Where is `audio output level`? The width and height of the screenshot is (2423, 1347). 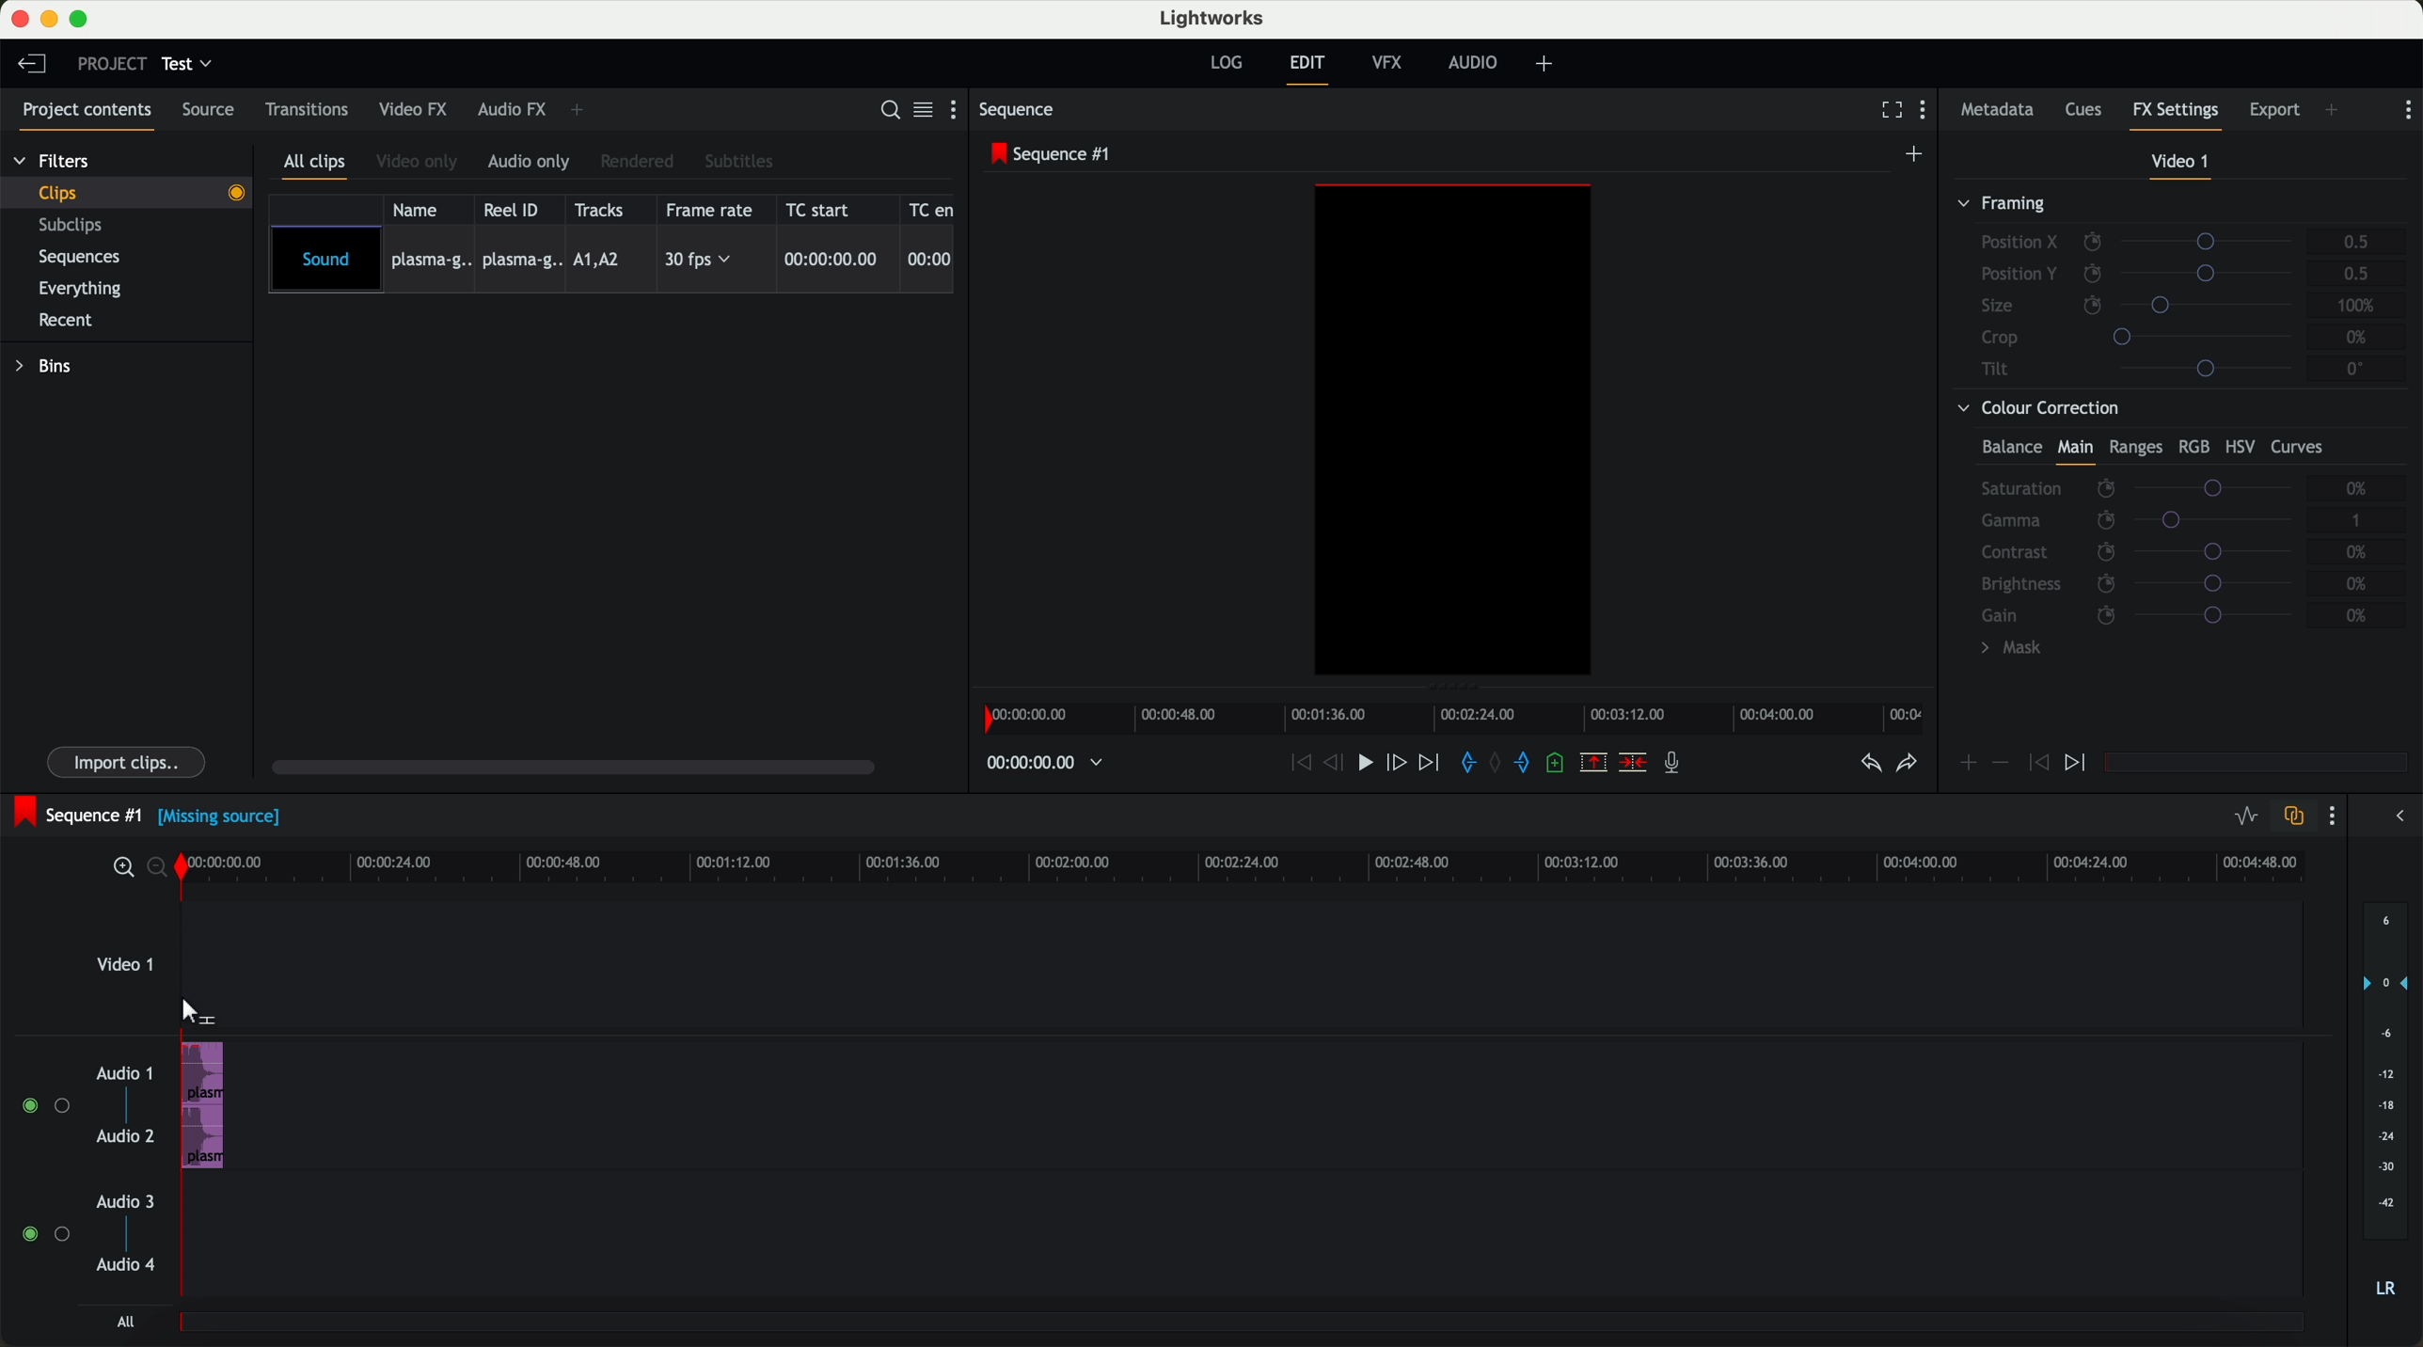 audio output level is located at coordinates (2386, 1112).